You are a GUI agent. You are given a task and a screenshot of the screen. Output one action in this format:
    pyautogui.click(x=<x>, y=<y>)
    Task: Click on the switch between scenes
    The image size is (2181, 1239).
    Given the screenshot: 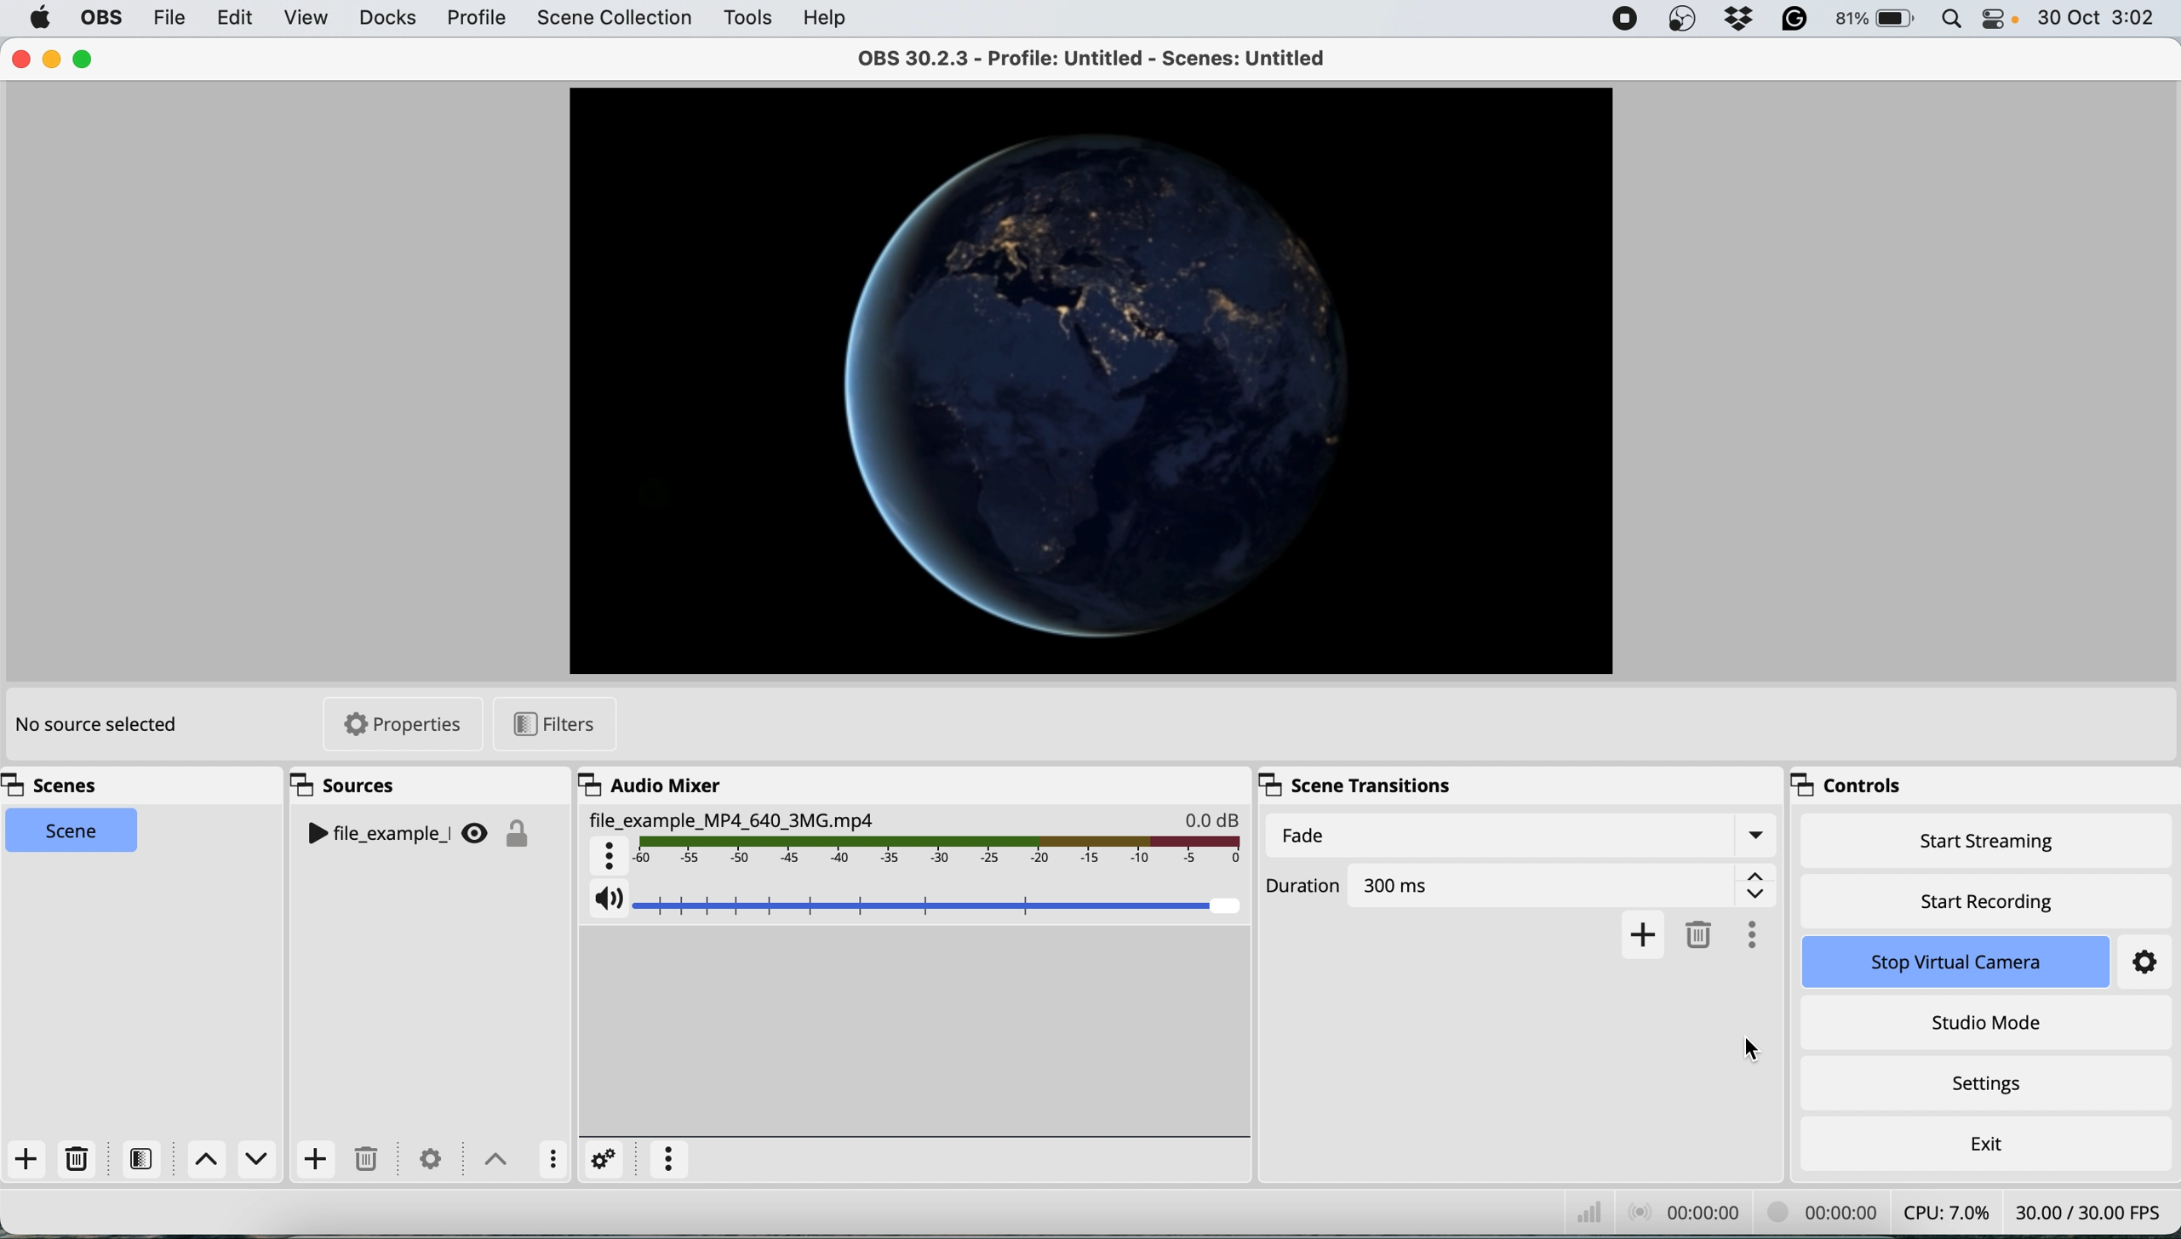 What is the action you would take?
    pyautogui.click(x=230, y=1161)
    